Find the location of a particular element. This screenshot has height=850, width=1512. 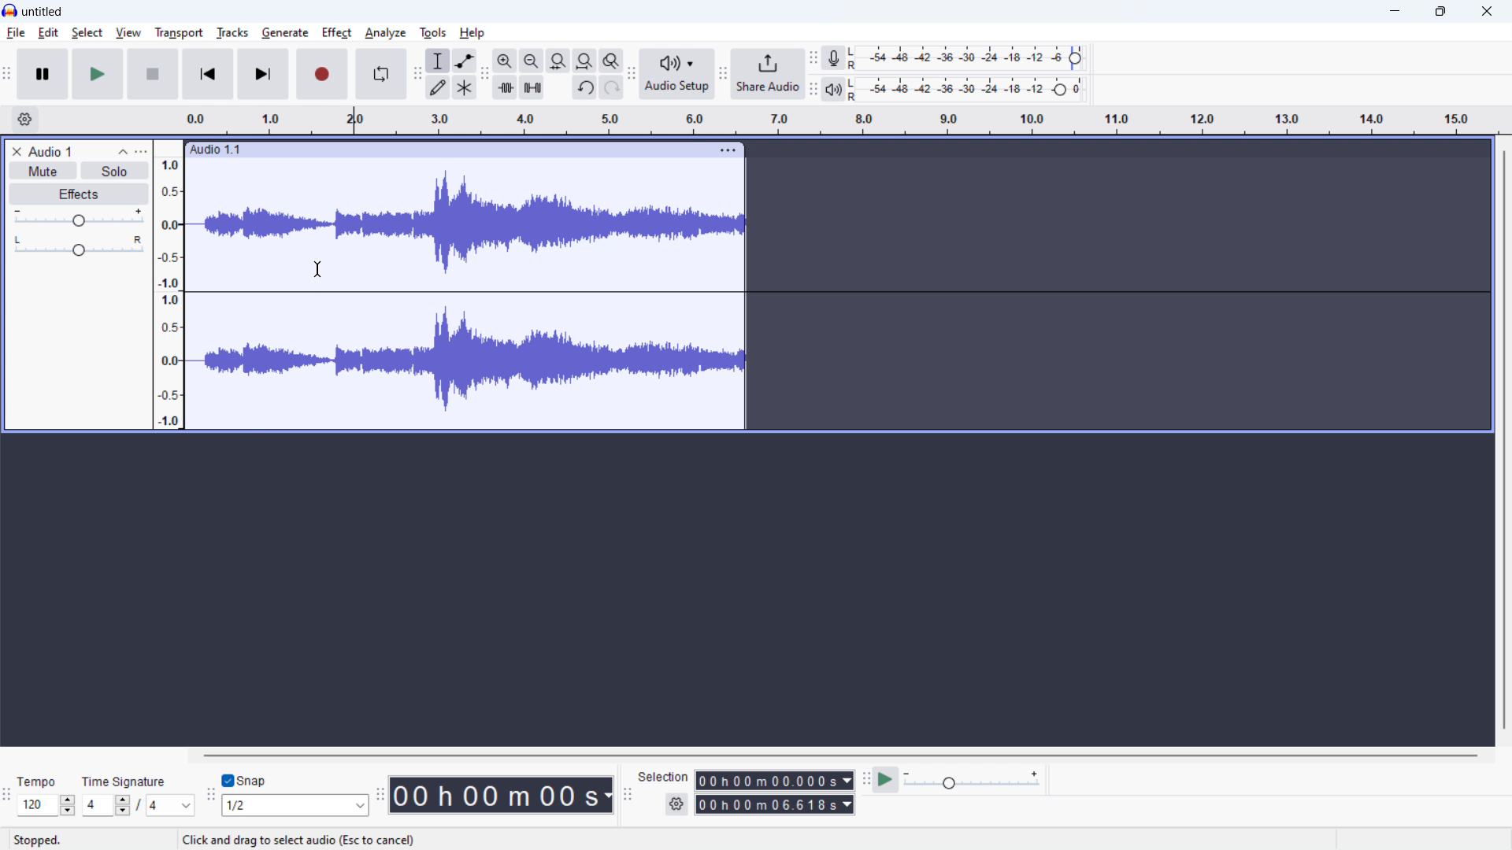

Stopped is located at coordinates (43, 840).